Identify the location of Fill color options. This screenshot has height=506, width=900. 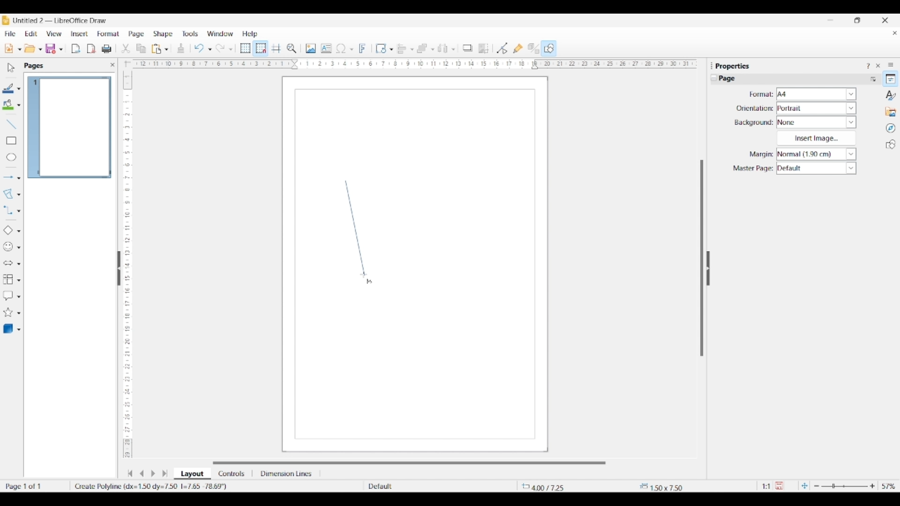
(19, 105).